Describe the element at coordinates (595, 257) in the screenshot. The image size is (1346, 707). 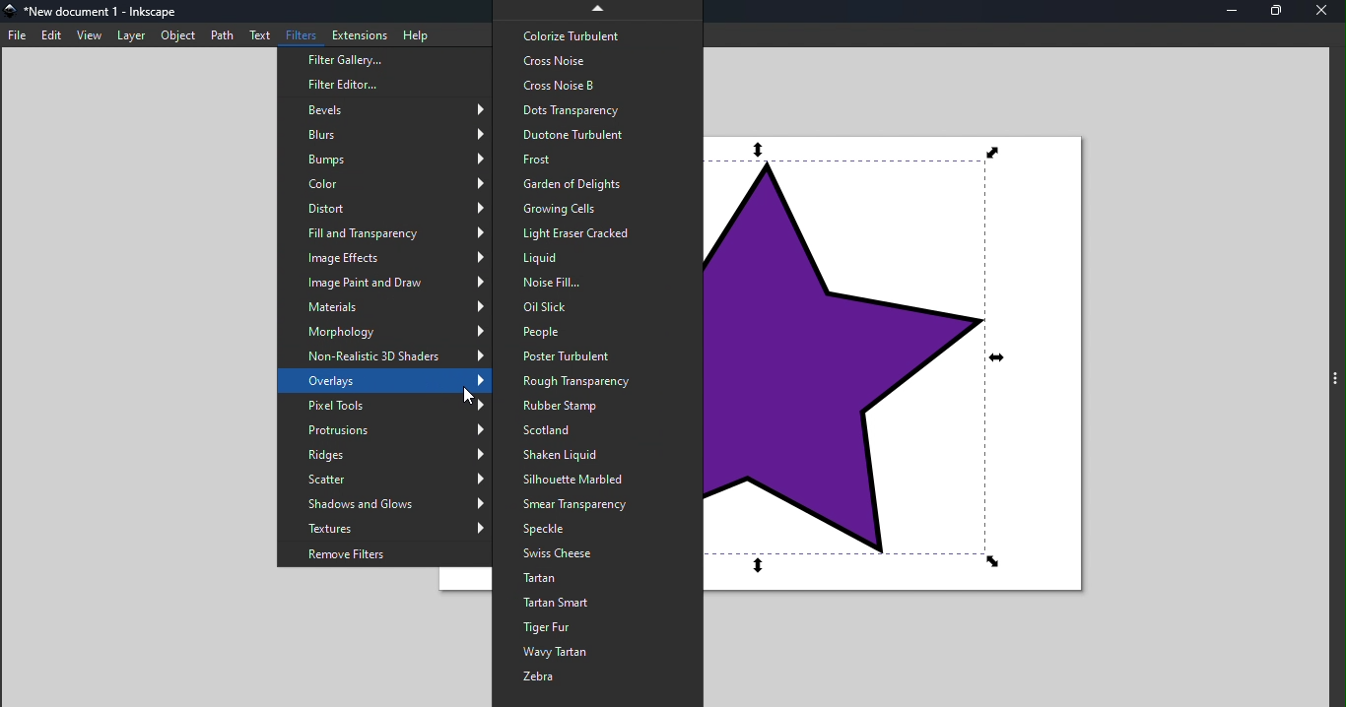
I see `Liquid` at that location.